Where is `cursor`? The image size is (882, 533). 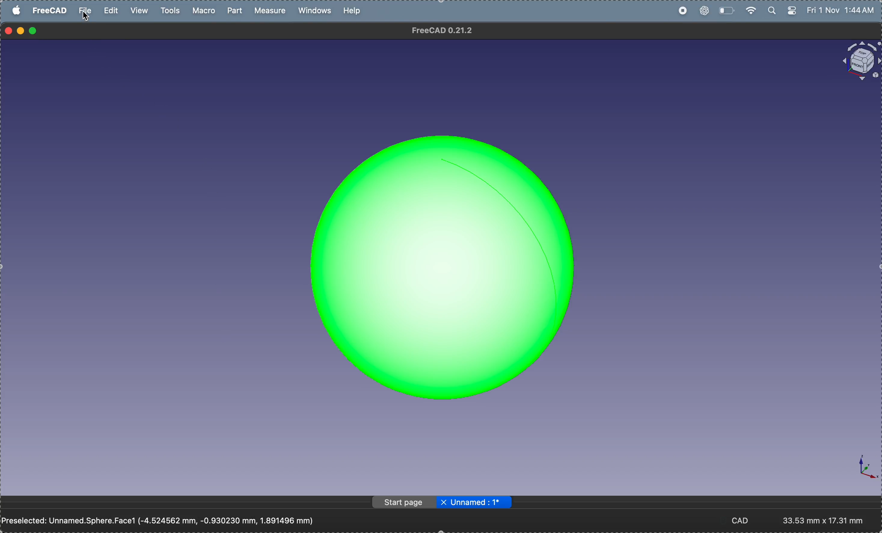
cursor is located at coordinates (87, 18).